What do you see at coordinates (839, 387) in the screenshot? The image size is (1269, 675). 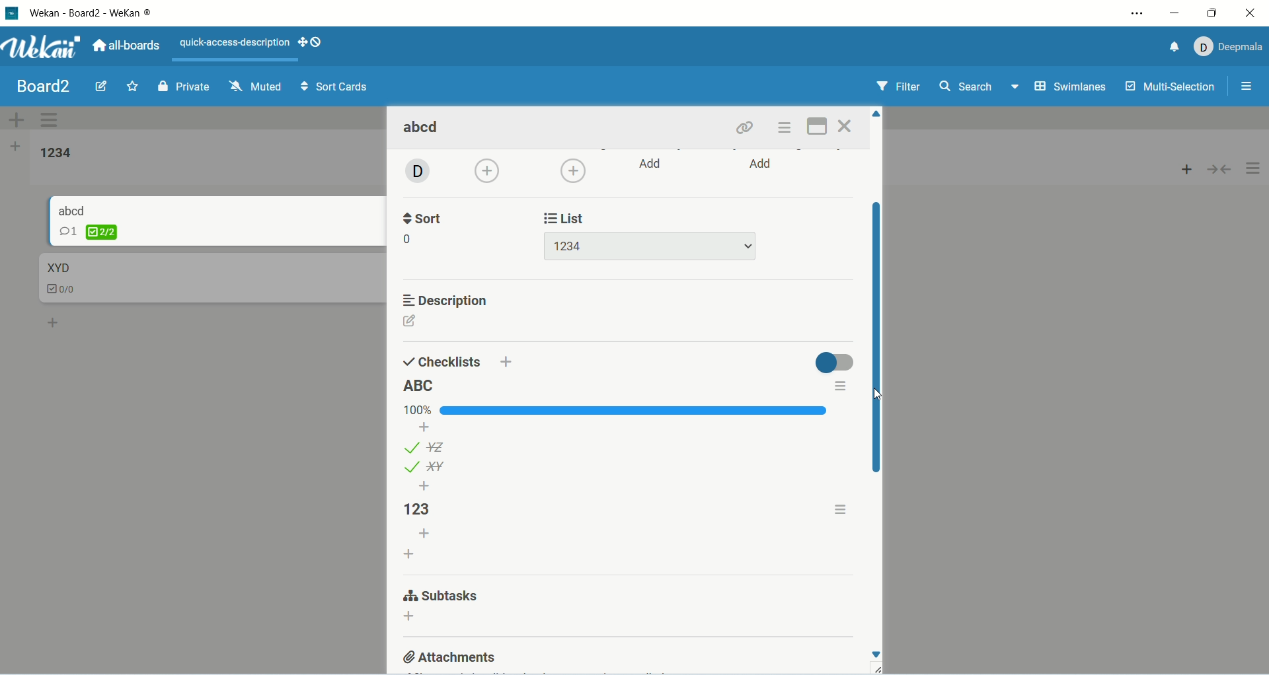 I see `options` at bounding box center [839, 387].